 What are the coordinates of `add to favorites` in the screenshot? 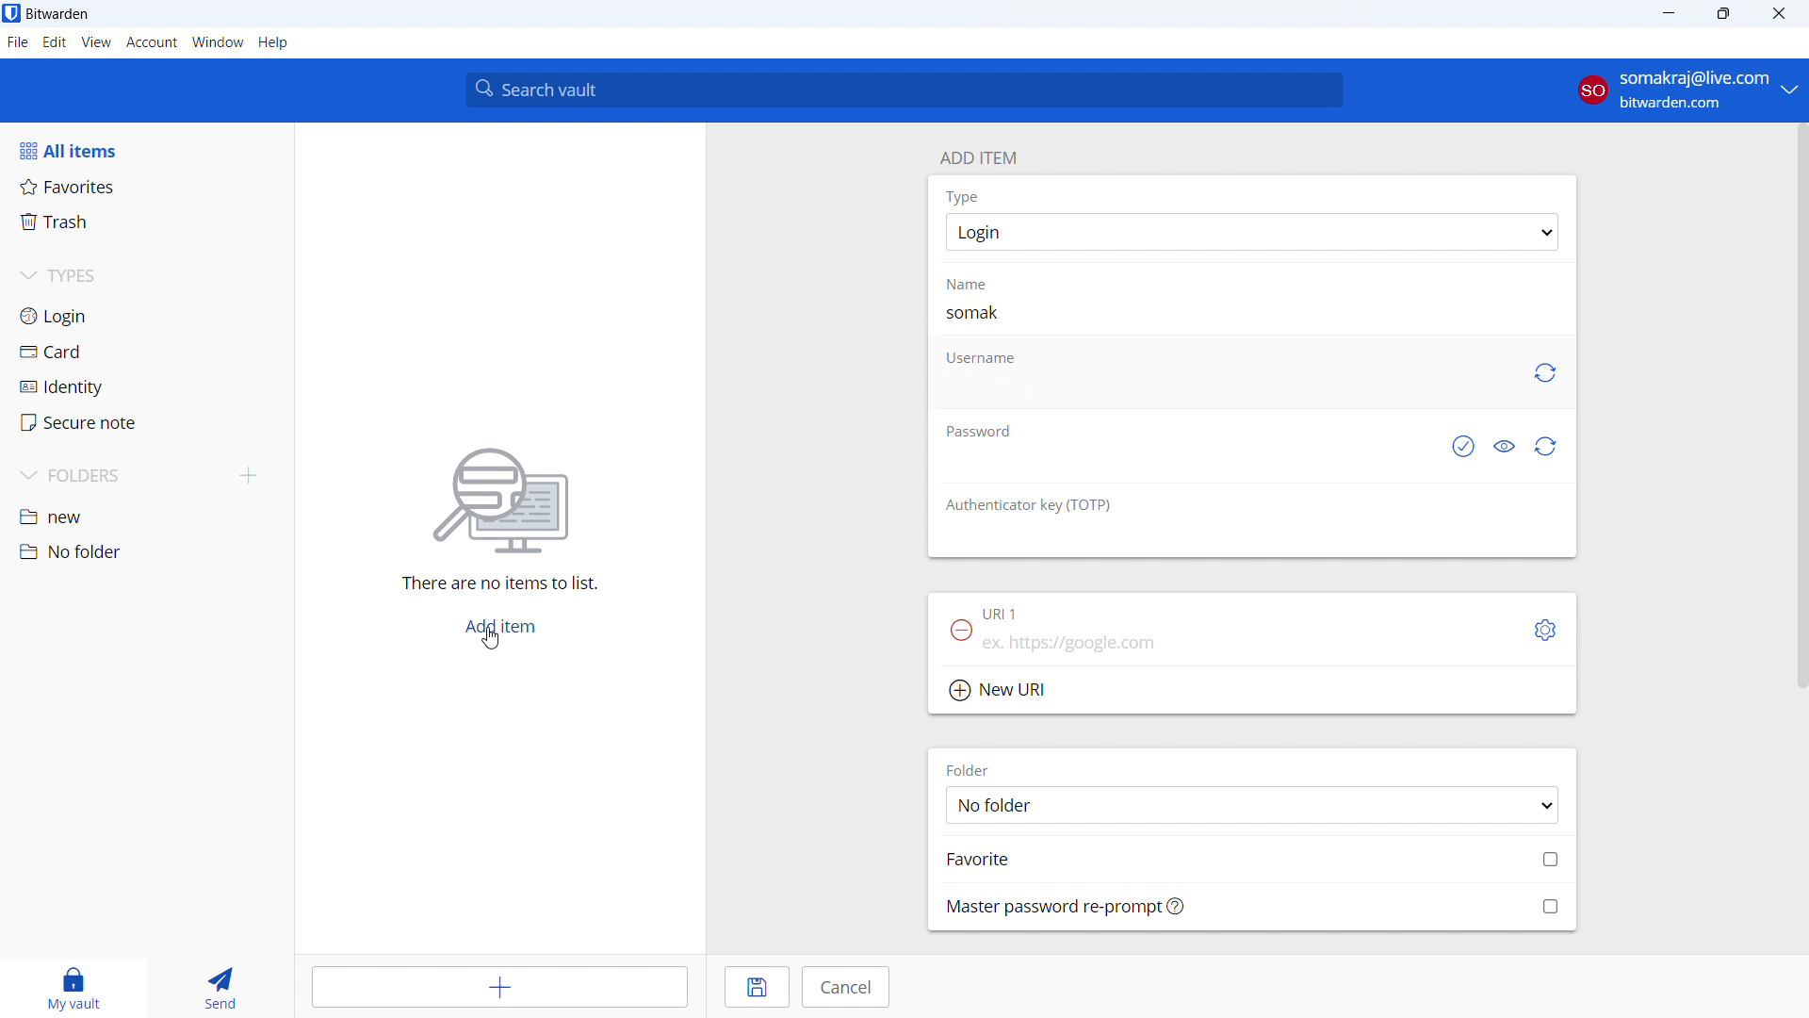 It's located at (1253, 858).